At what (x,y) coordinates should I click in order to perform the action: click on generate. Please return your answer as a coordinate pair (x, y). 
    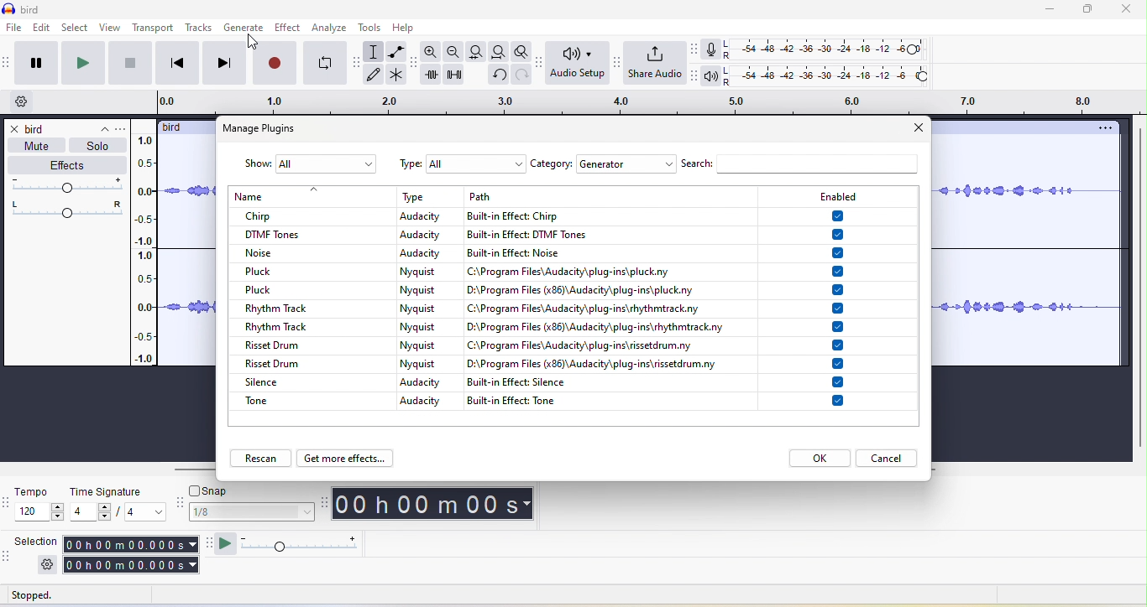
    Looking at the image, I should click on (247, 29).